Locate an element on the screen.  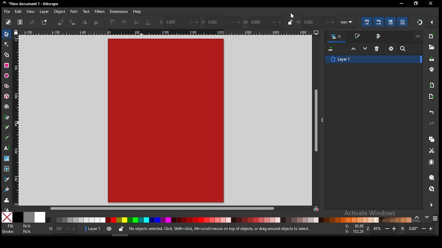
spiral tool is located at coordinates (7, 107).